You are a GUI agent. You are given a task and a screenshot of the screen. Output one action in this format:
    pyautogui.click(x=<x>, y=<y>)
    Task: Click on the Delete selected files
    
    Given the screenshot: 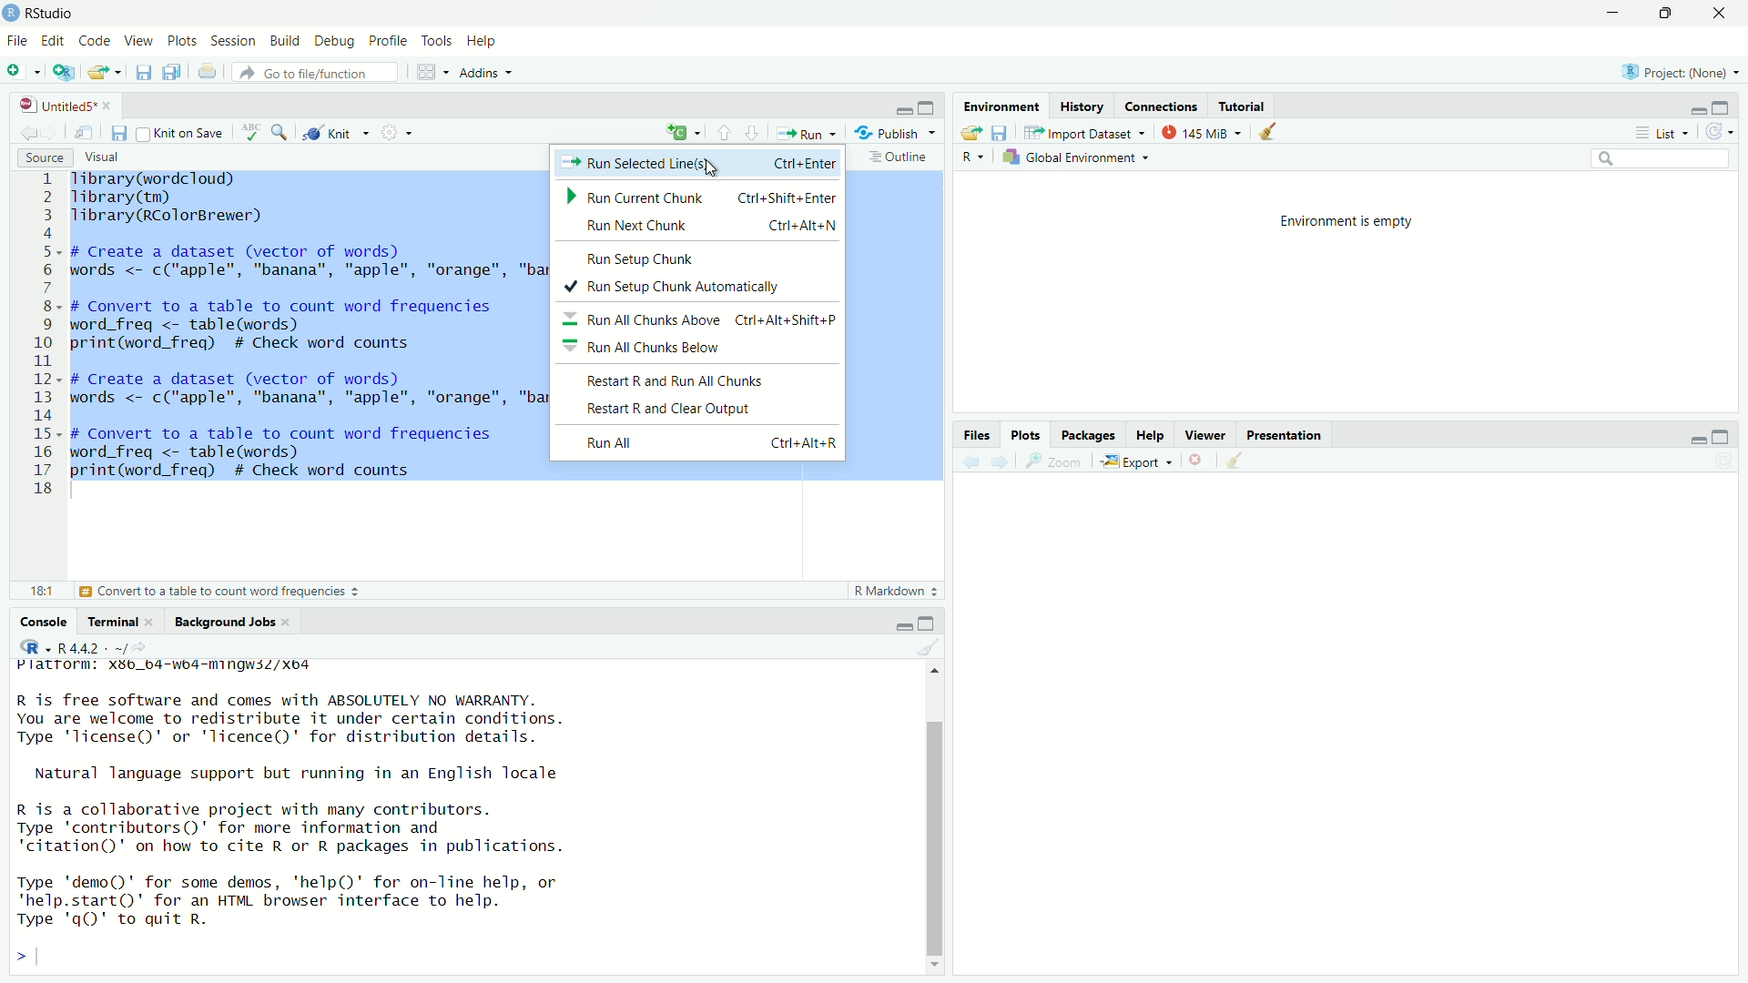 What is the action you would take?
    pyautogui.click(x=1197, y=460)
    